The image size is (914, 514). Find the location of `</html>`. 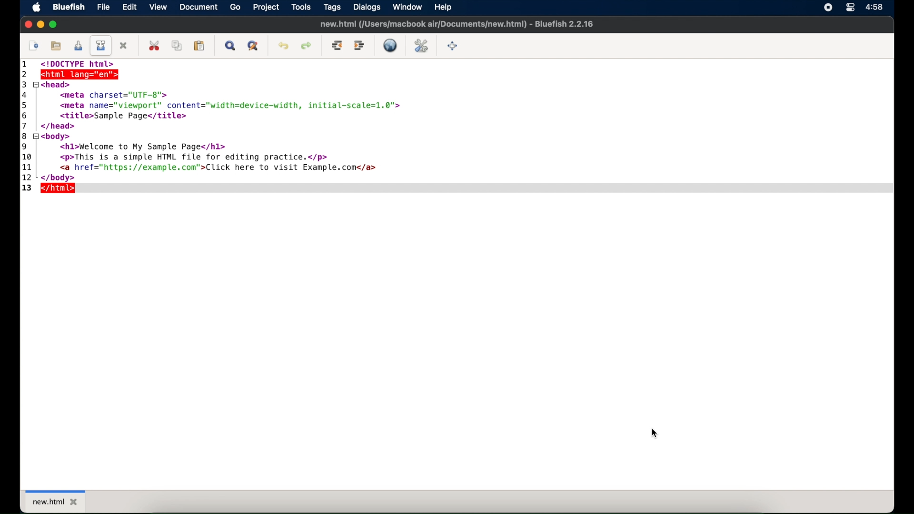

</html> is located at coordinates (60, 188).